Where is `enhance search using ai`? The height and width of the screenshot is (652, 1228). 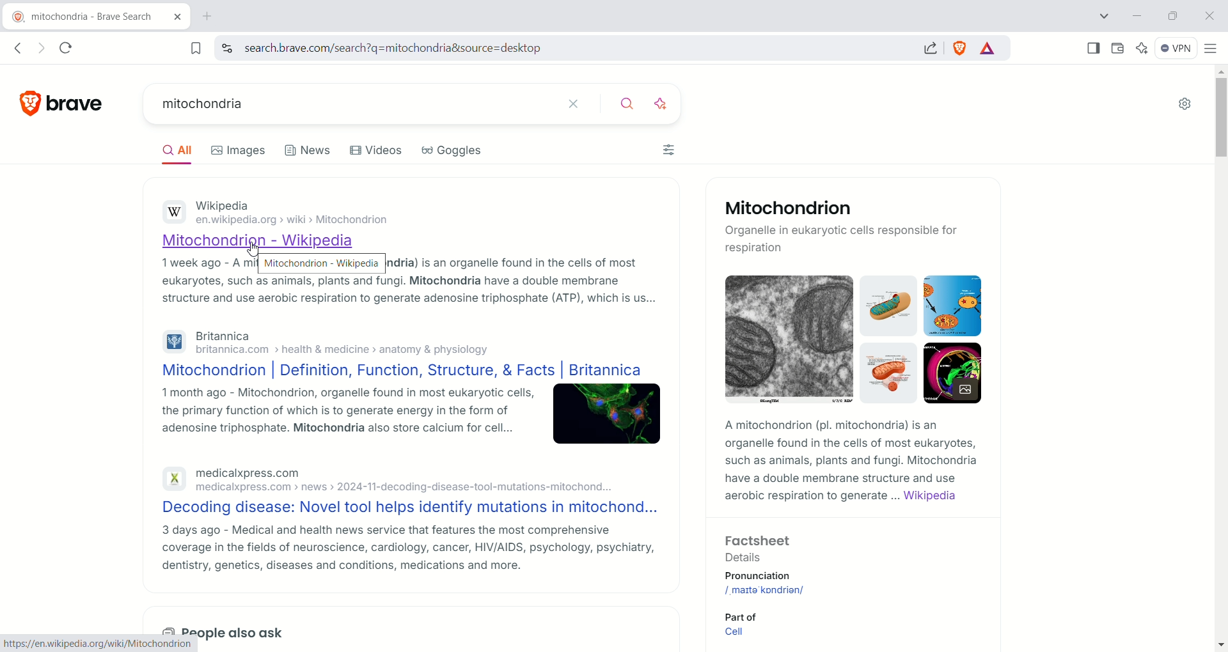 enhance search using ai is located at coordinates (660, 105).